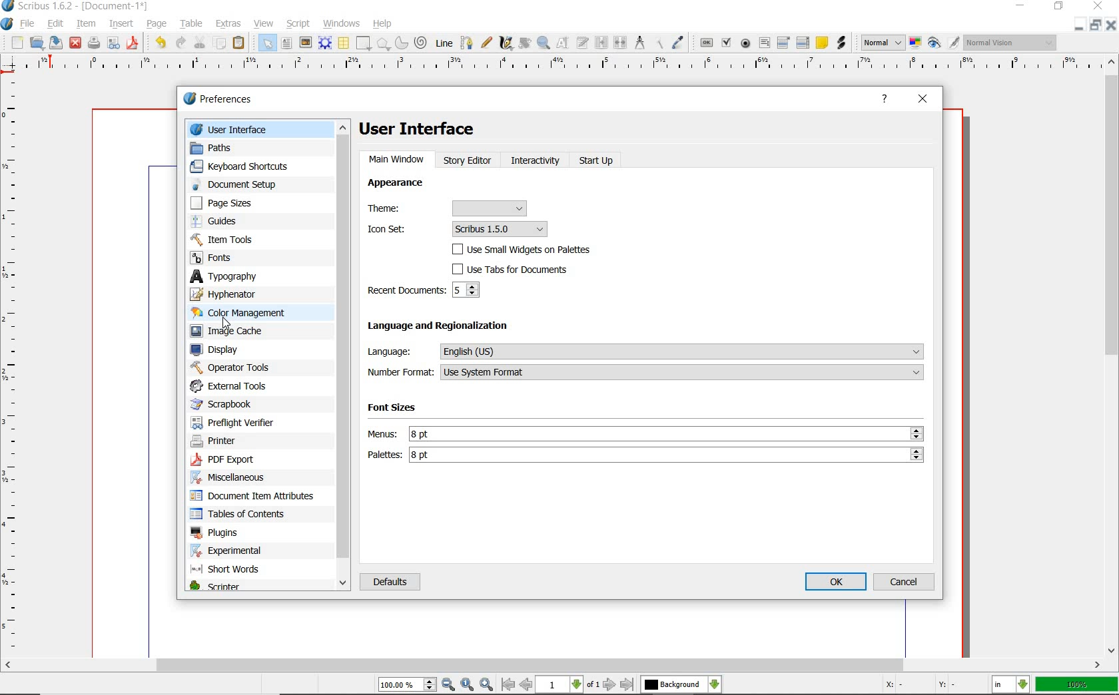 Image resolution: width=1119 pixels, height=695 pixels. What do you see at coordinates (886, 100) in the screenshot?
I see `HELP` at bounding box center [886, 100].